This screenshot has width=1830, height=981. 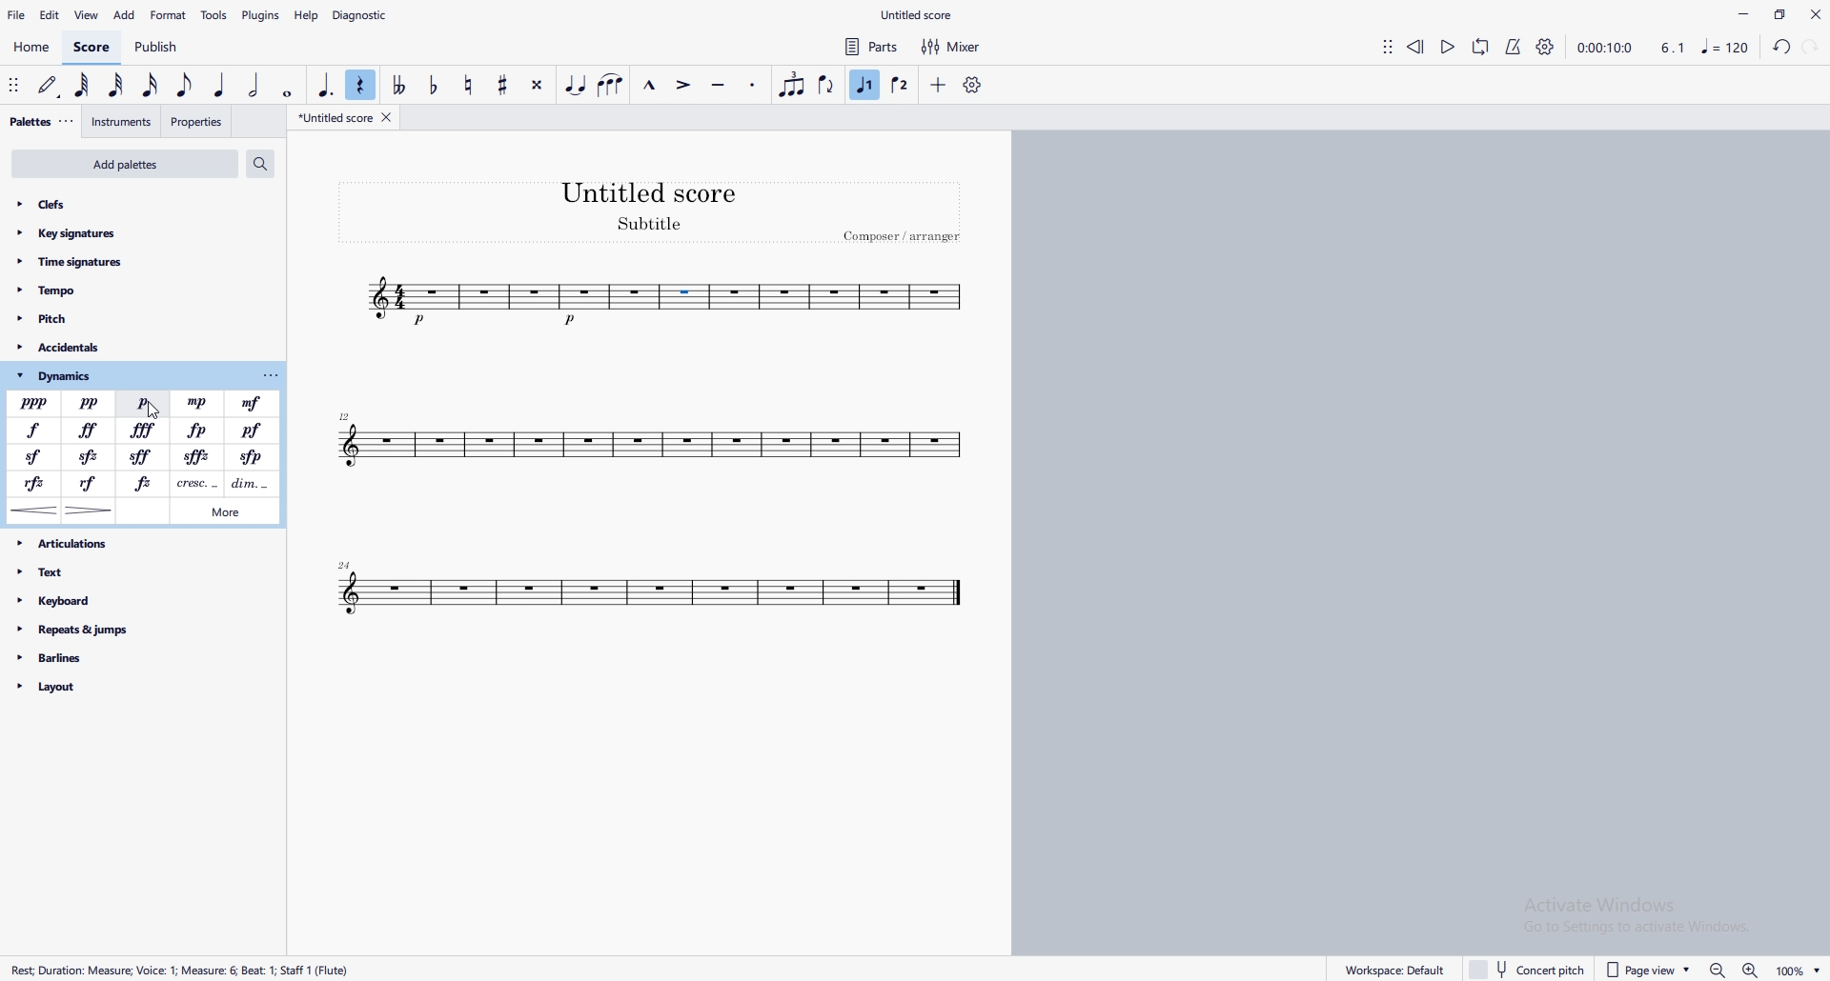 I want to click on music, so click(x=1727, y=46).